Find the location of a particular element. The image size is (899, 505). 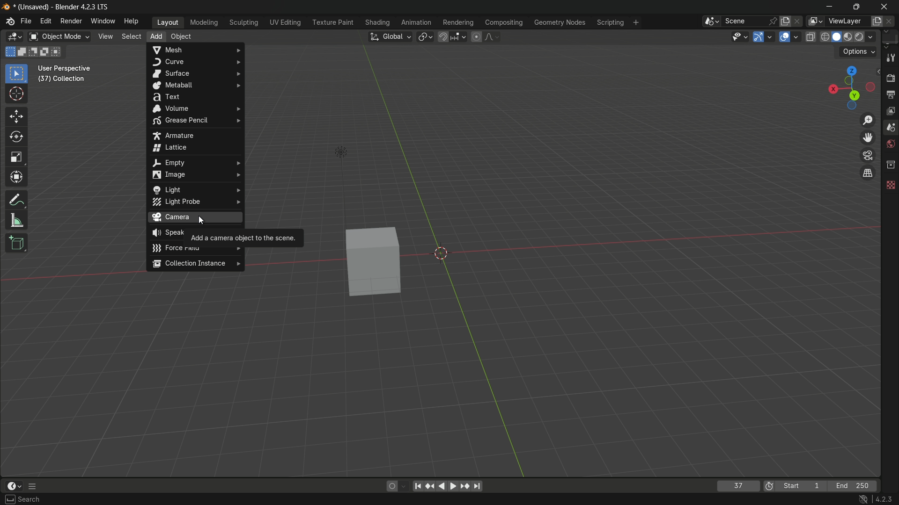

object mode is located at coordinates (59, 36).